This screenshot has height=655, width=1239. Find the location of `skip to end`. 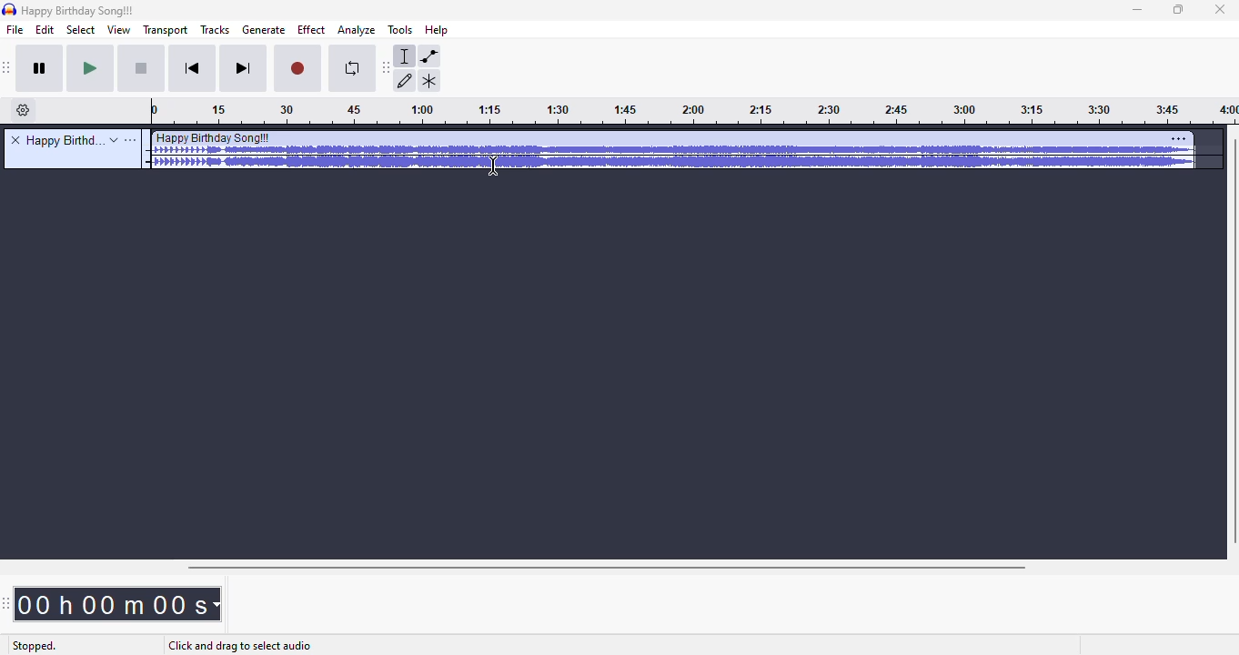

skip to end is located at coordinates (244, 69).